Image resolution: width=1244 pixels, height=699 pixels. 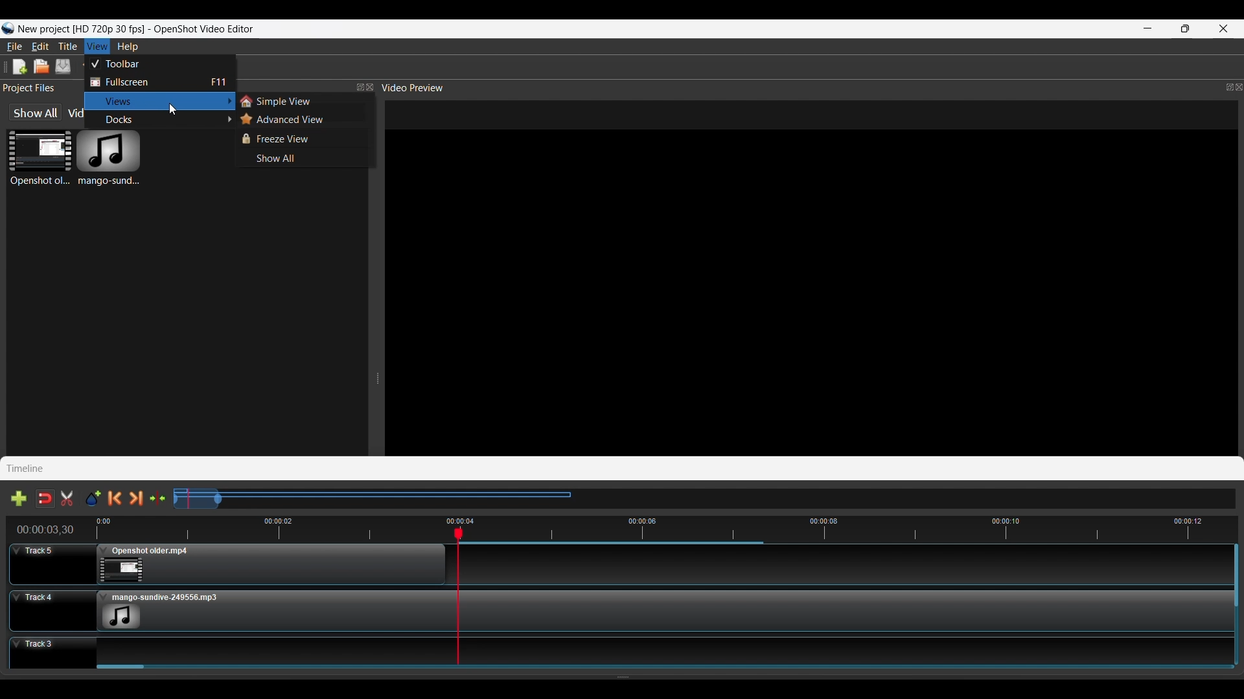 I want to click on Timeline, so click(x=27, y=467).